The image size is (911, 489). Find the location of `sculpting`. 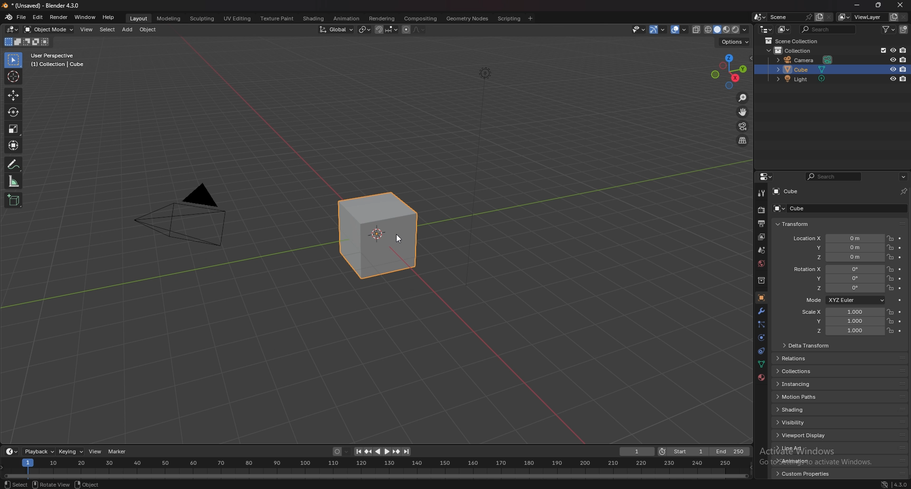

sculpting is located at coordinates (202, 19).